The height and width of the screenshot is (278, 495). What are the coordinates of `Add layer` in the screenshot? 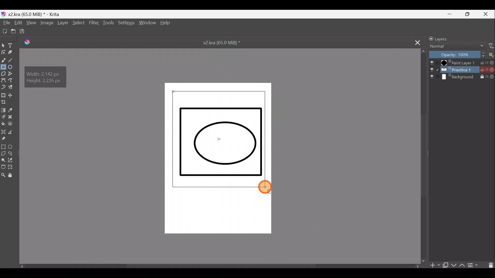 It's located at (434, 267).